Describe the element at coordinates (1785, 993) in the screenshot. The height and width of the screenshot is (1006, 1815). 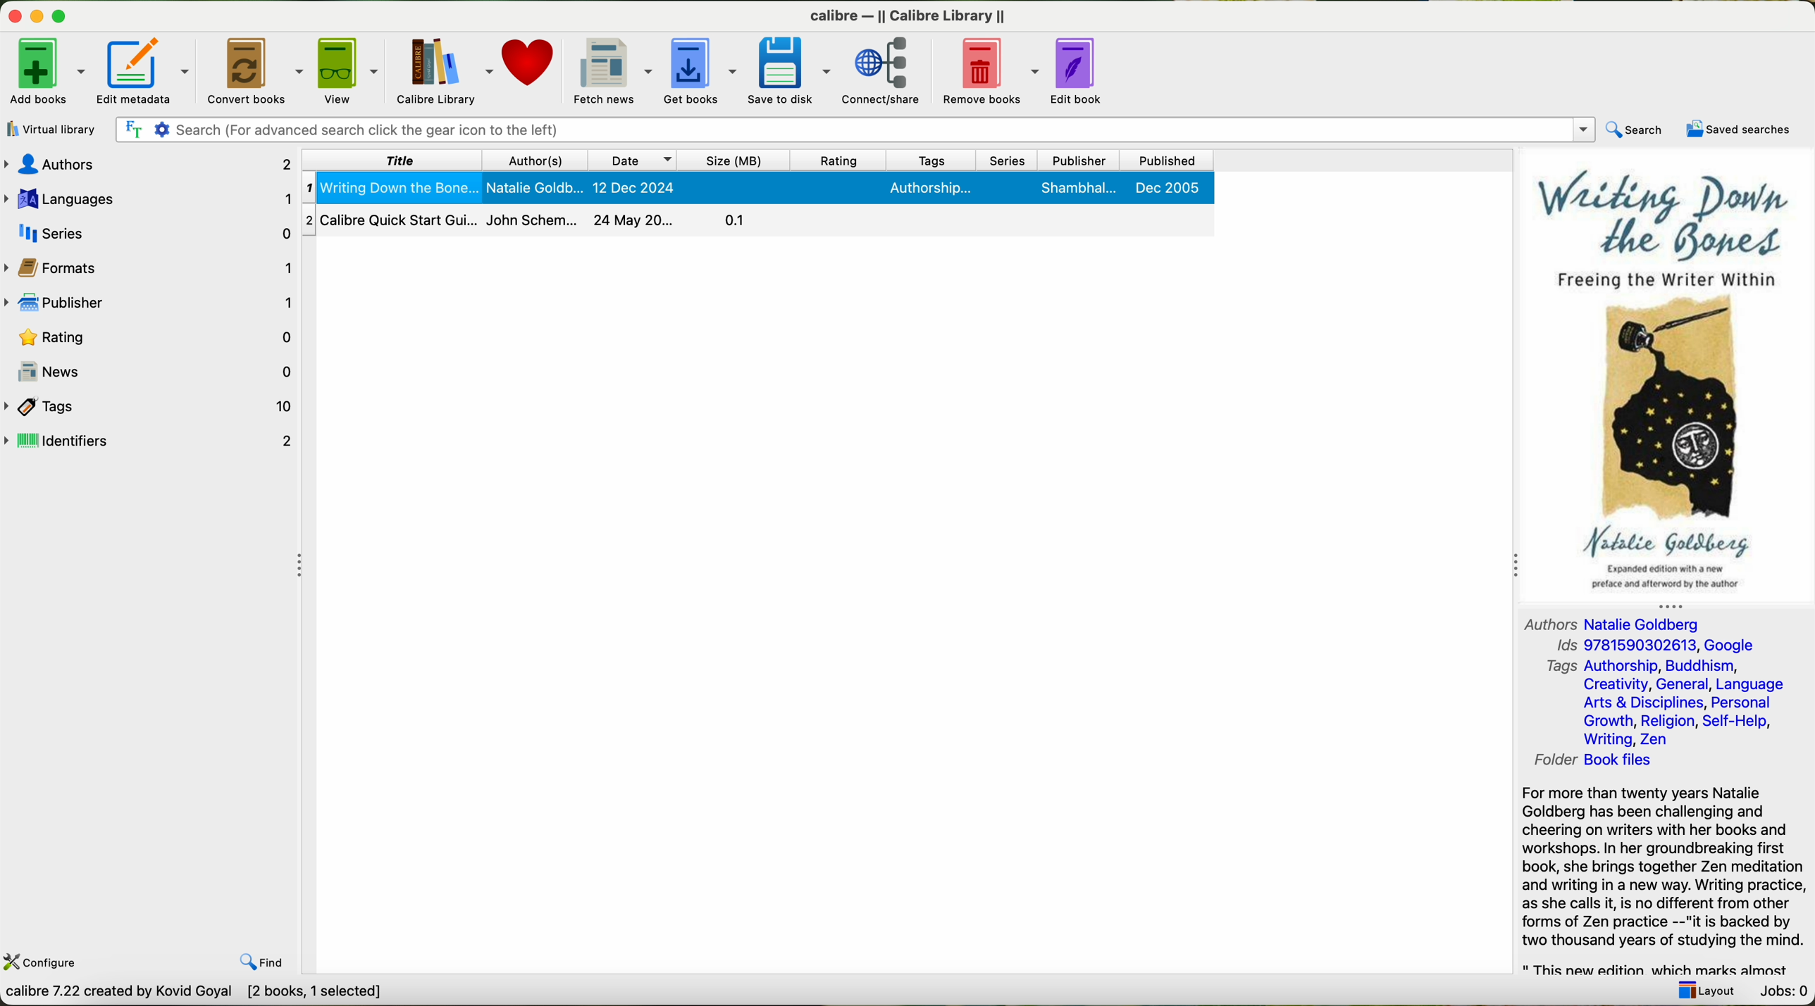
I see `Jobs: 0` at that location.